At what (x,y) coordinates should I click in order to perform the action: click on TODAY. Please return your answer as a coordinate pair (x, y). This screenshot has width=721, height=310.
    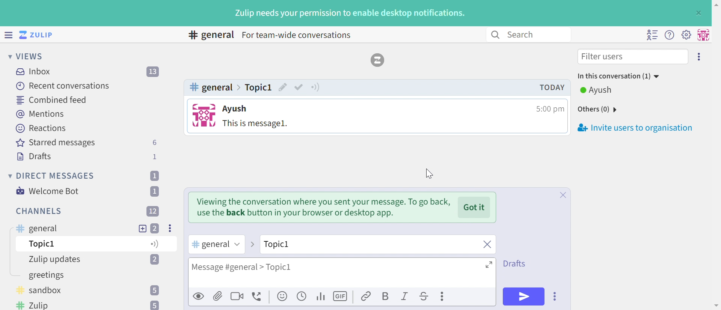
    Looking at the image, I should click on (554, 87).